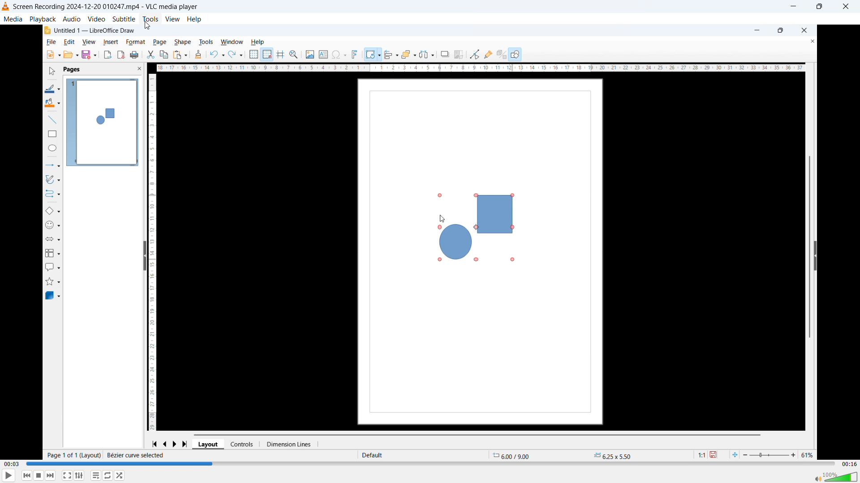 This screenshot has width=860, height=483. Describe the element at coordinates (67, 475) in the screenshot. I see `Full screen` at that location.